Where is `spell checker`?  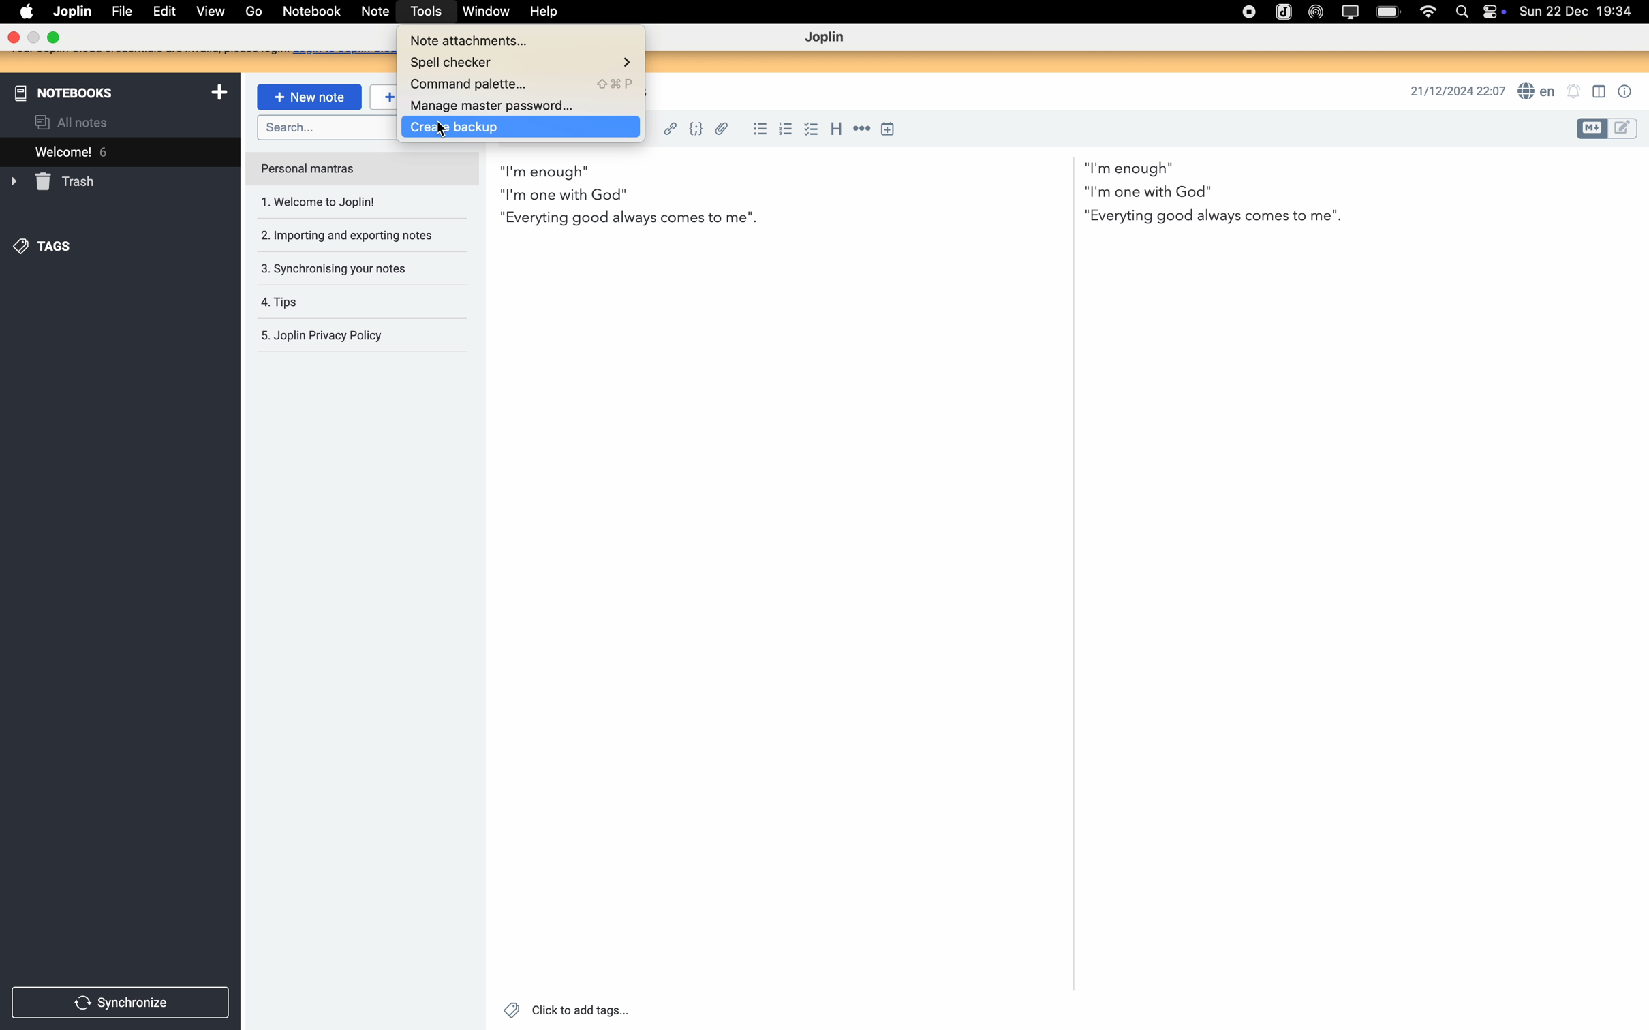 spell checker is located at coordinates (1539, 91).